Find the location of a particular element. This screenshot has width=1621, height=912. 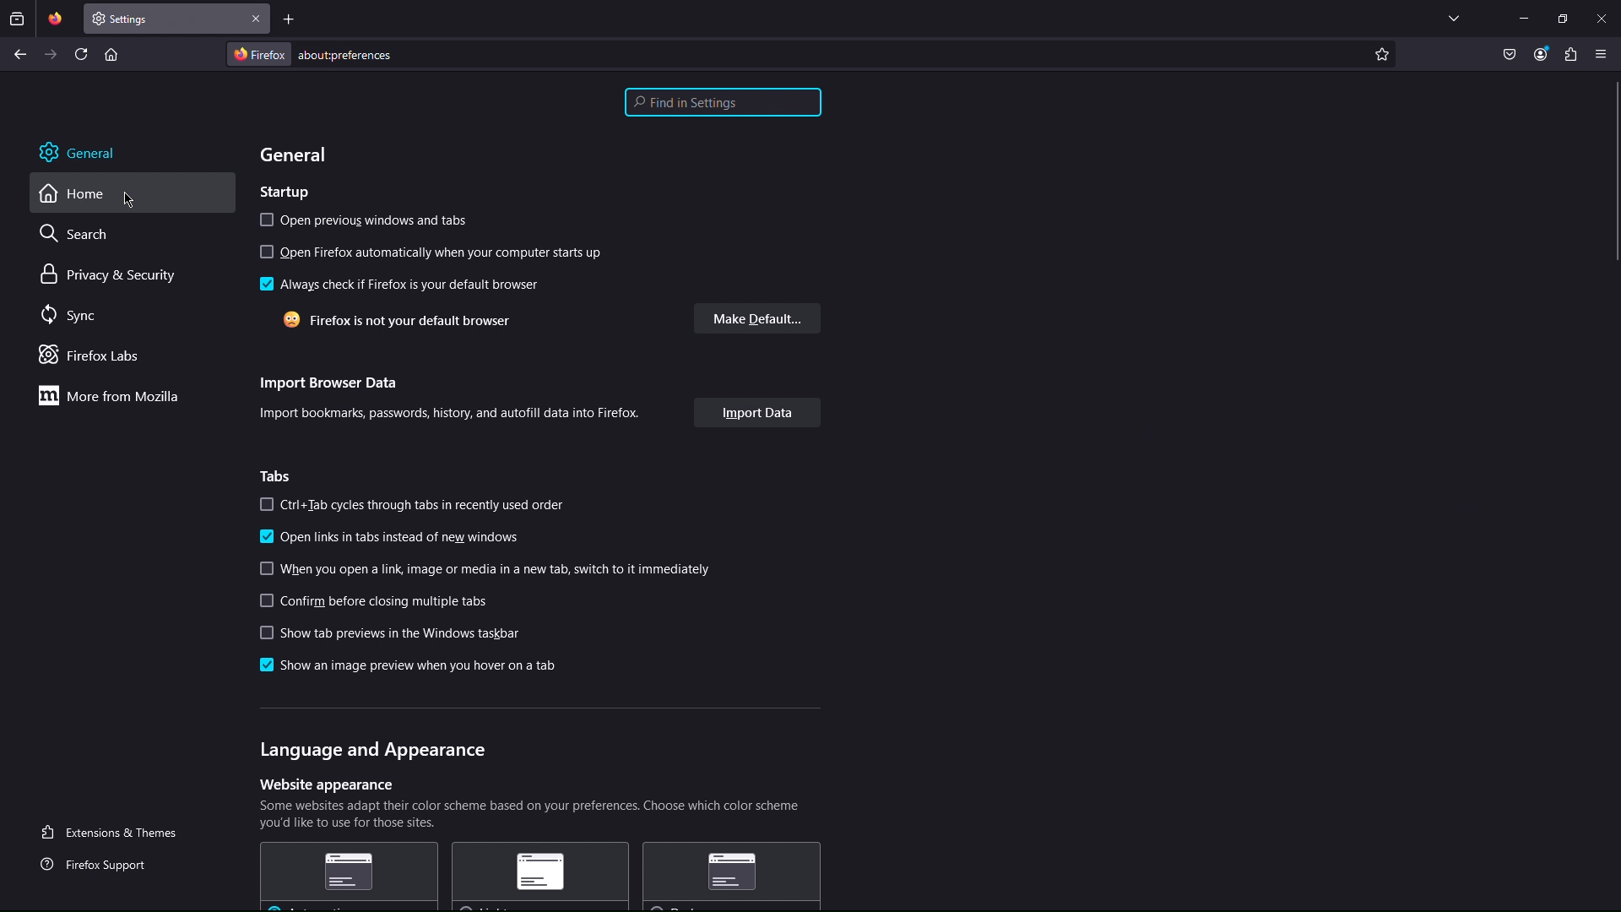

Tabs is located at coordinates (276, 476).